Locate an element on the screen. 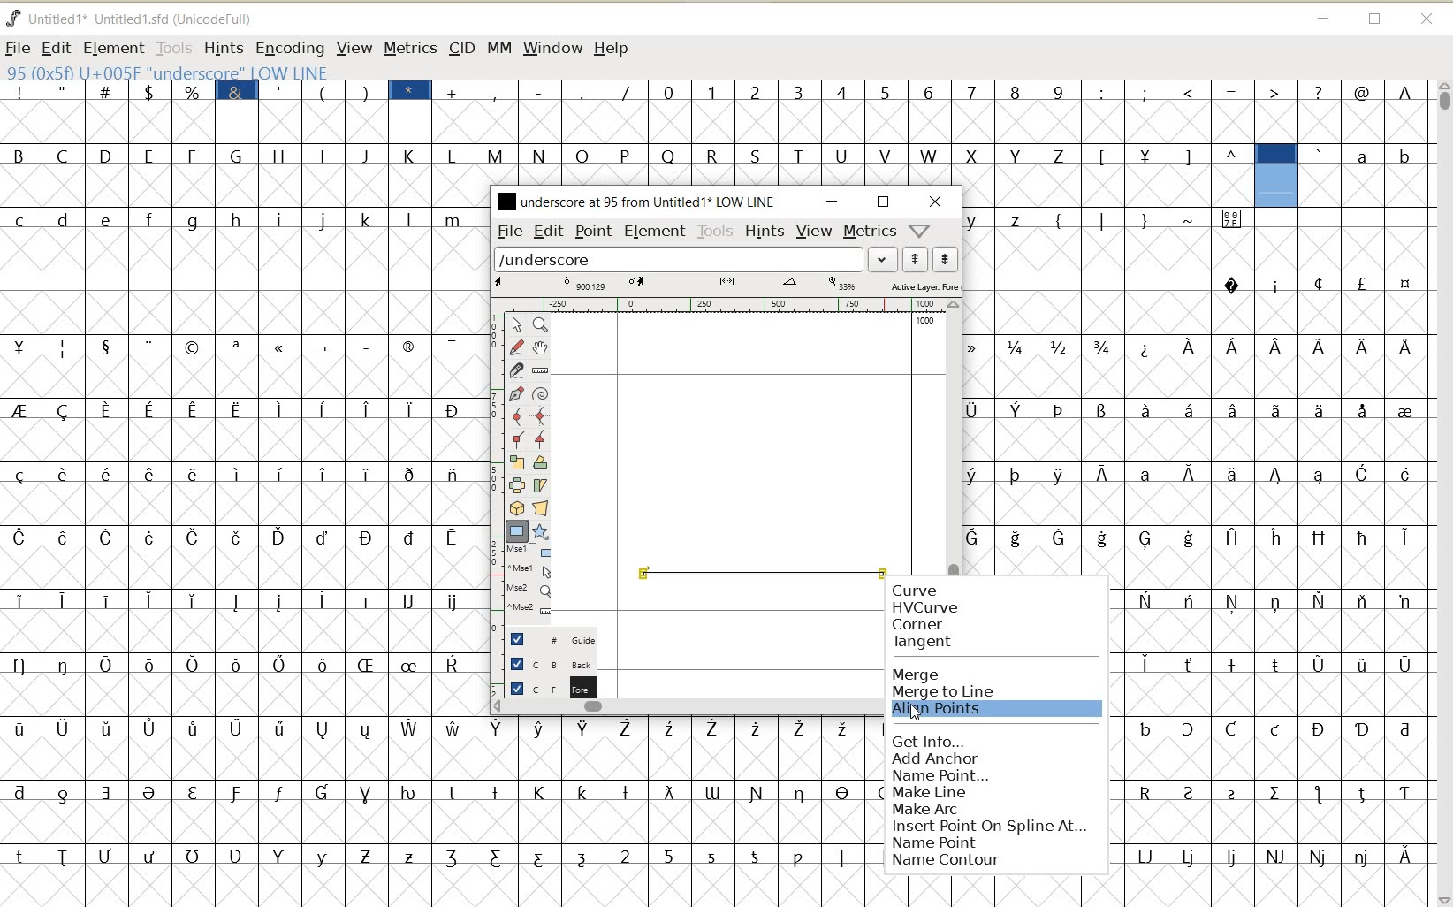  HINTS is located at coordinates (223, 48).